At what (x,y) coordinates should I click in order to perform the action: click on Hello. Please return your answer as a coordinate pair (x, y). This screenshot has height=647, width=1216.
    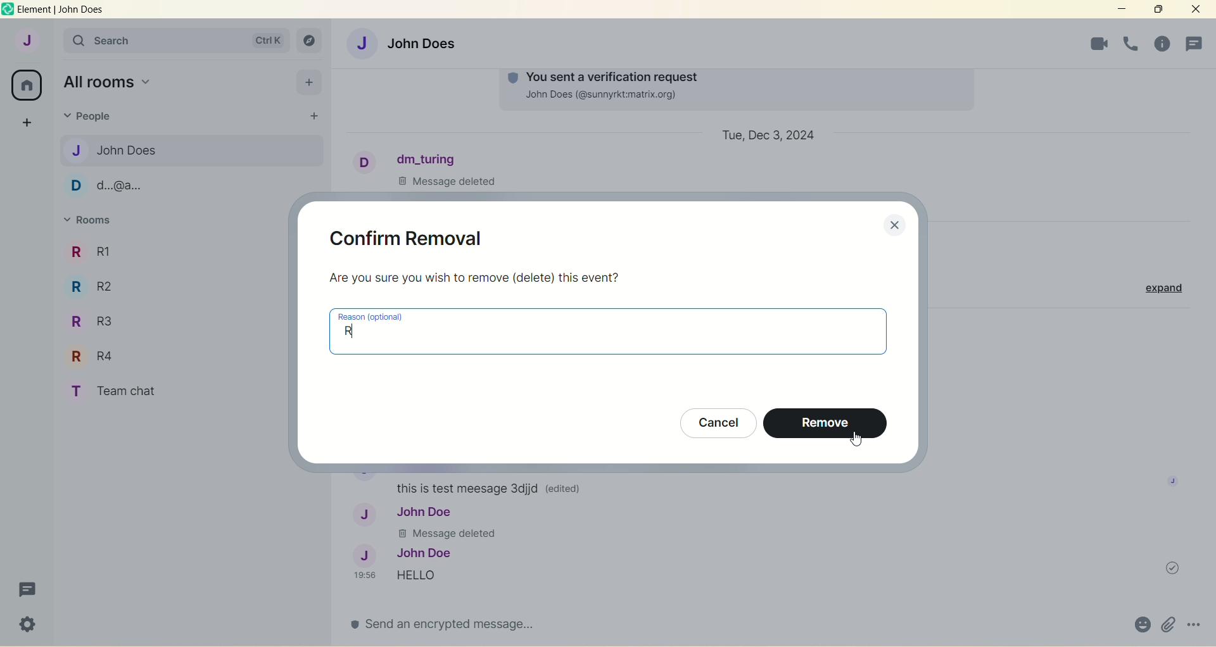
    Looking at the image, I should click on (440, 575).